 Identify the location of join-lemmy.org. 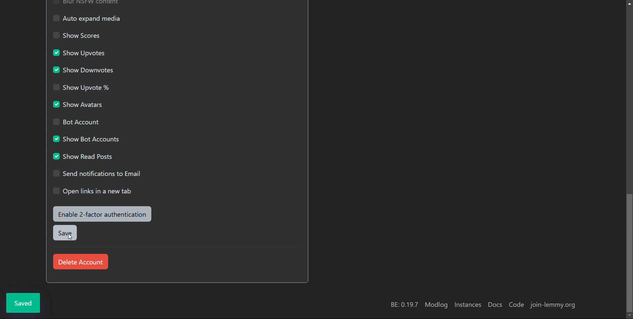
(553, 305).